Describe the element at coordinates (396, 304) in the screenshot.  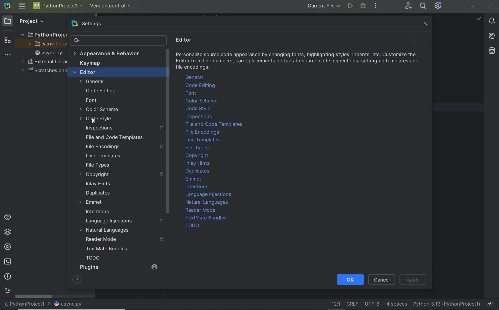
I see `indent` at that location.